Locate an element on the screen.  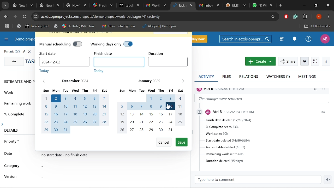
Next month is located at coordinates (182, 80).